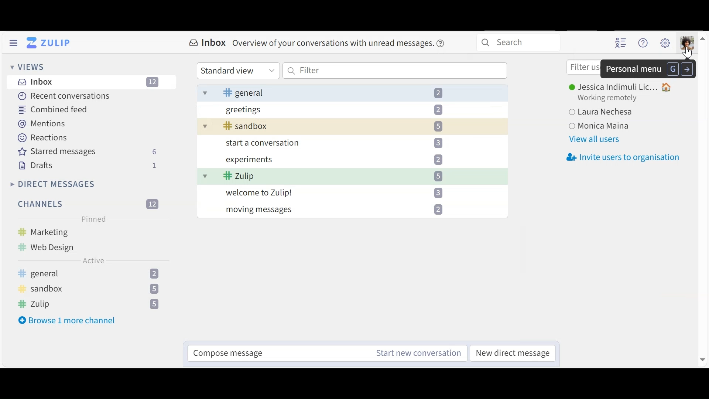 The image size is (709, 399). I want to click on 2, so click(438, 92).